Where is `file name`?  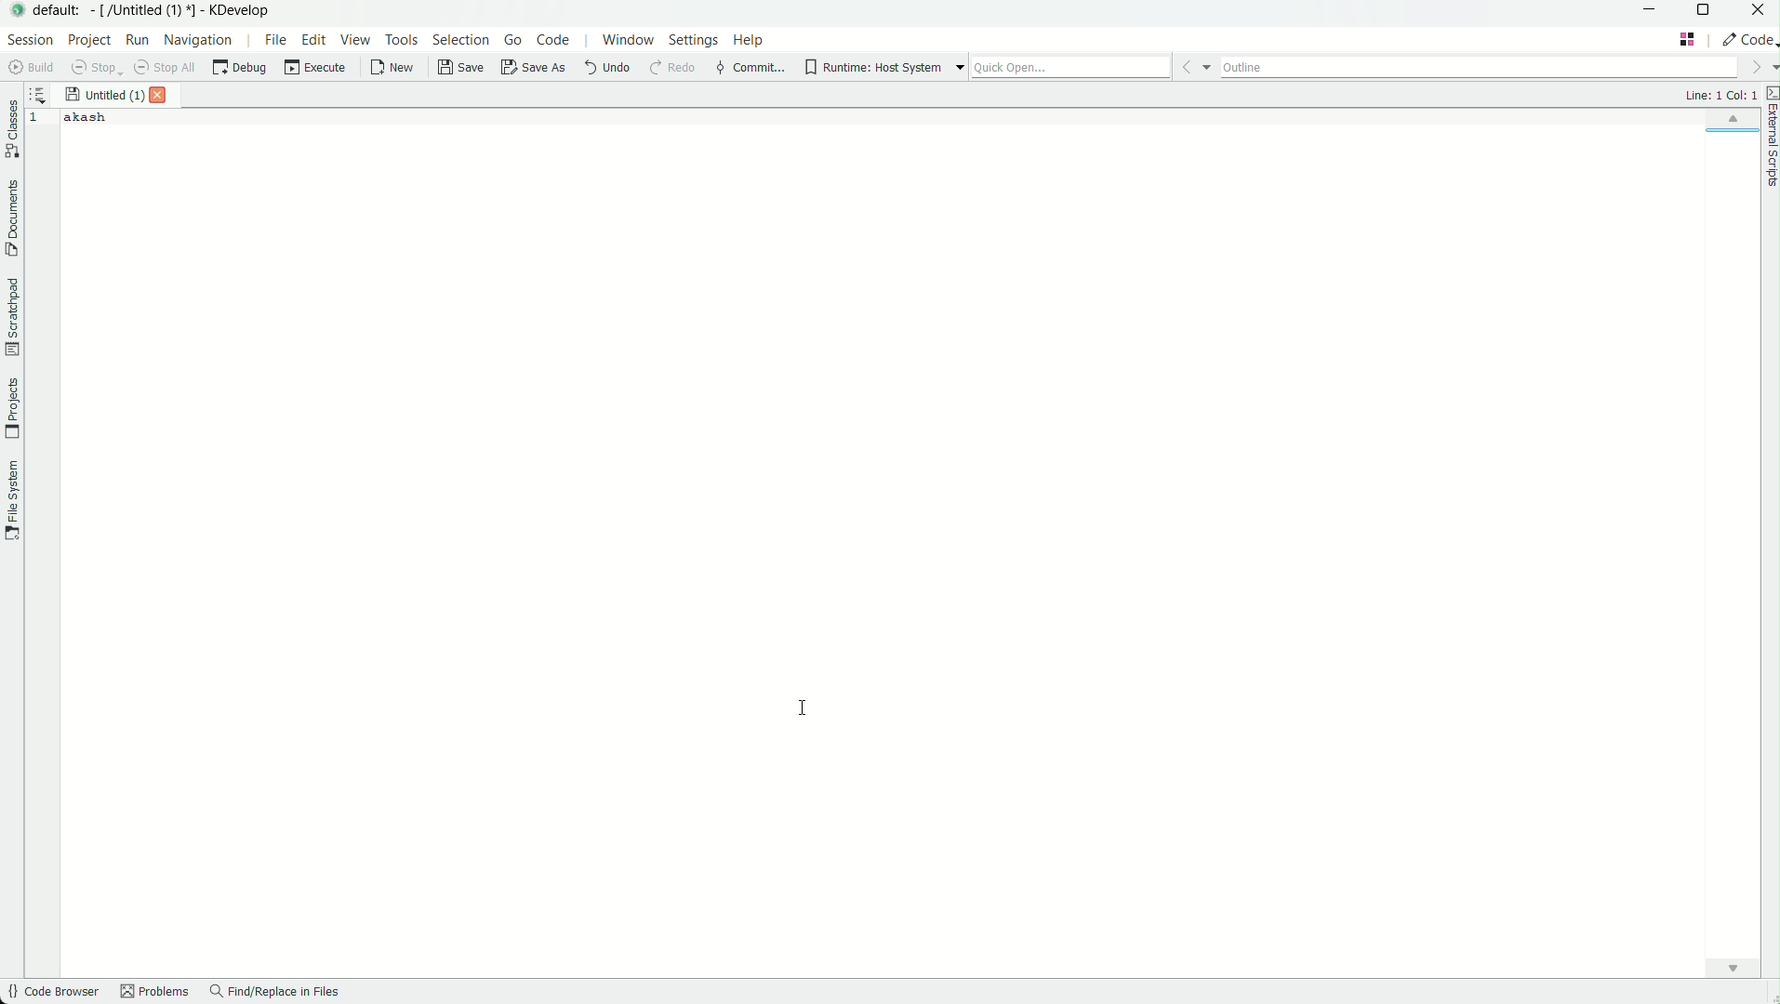 file name is located at coordinates (104, 96).